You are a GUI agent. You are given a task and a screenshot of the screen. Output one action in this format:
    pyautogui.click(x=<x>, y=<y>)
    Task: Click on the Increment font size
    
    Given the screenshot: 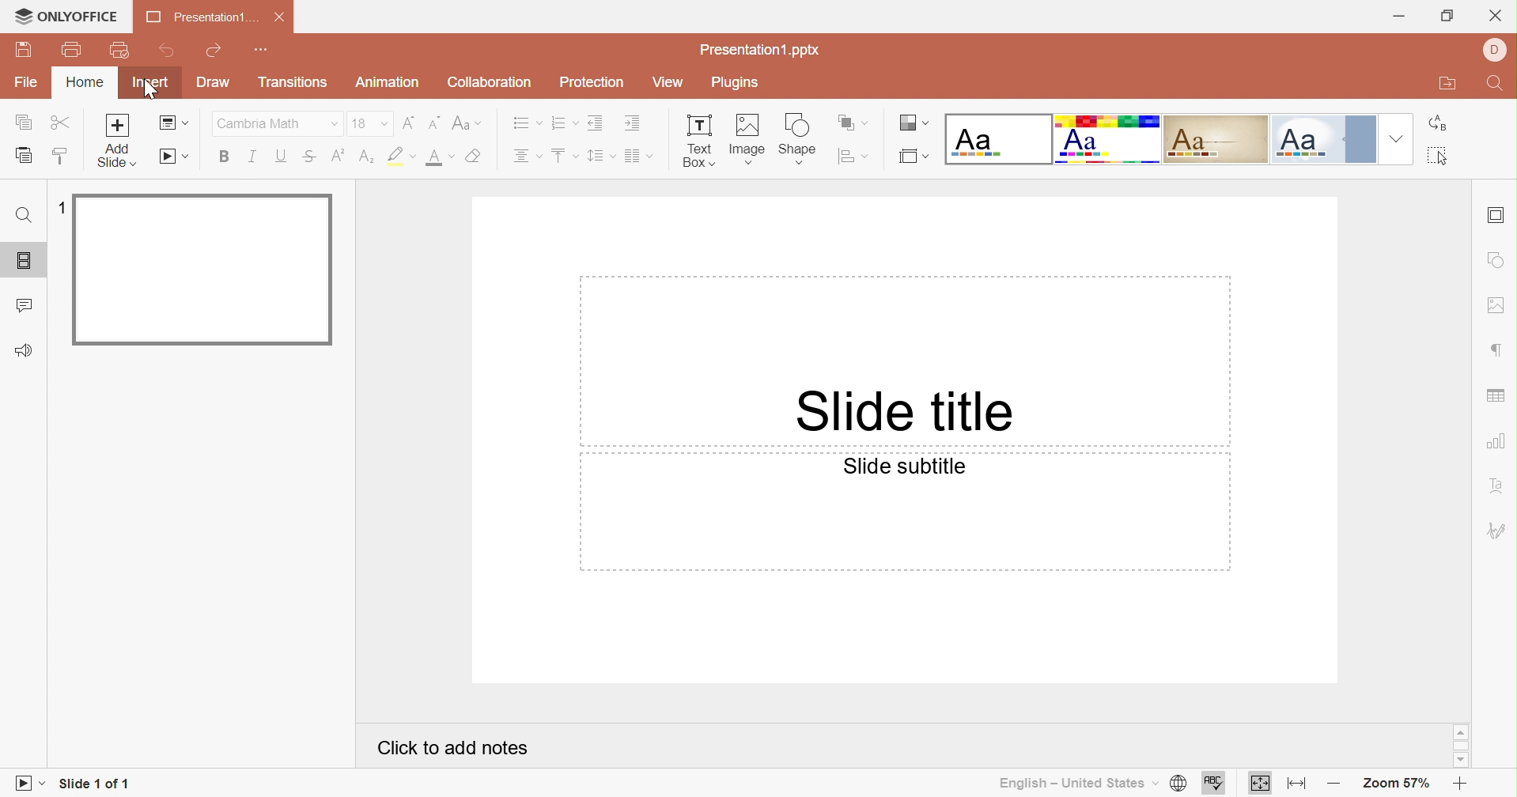 What is the action you would take?
    pyautogui.click(x=408, y=122)
    